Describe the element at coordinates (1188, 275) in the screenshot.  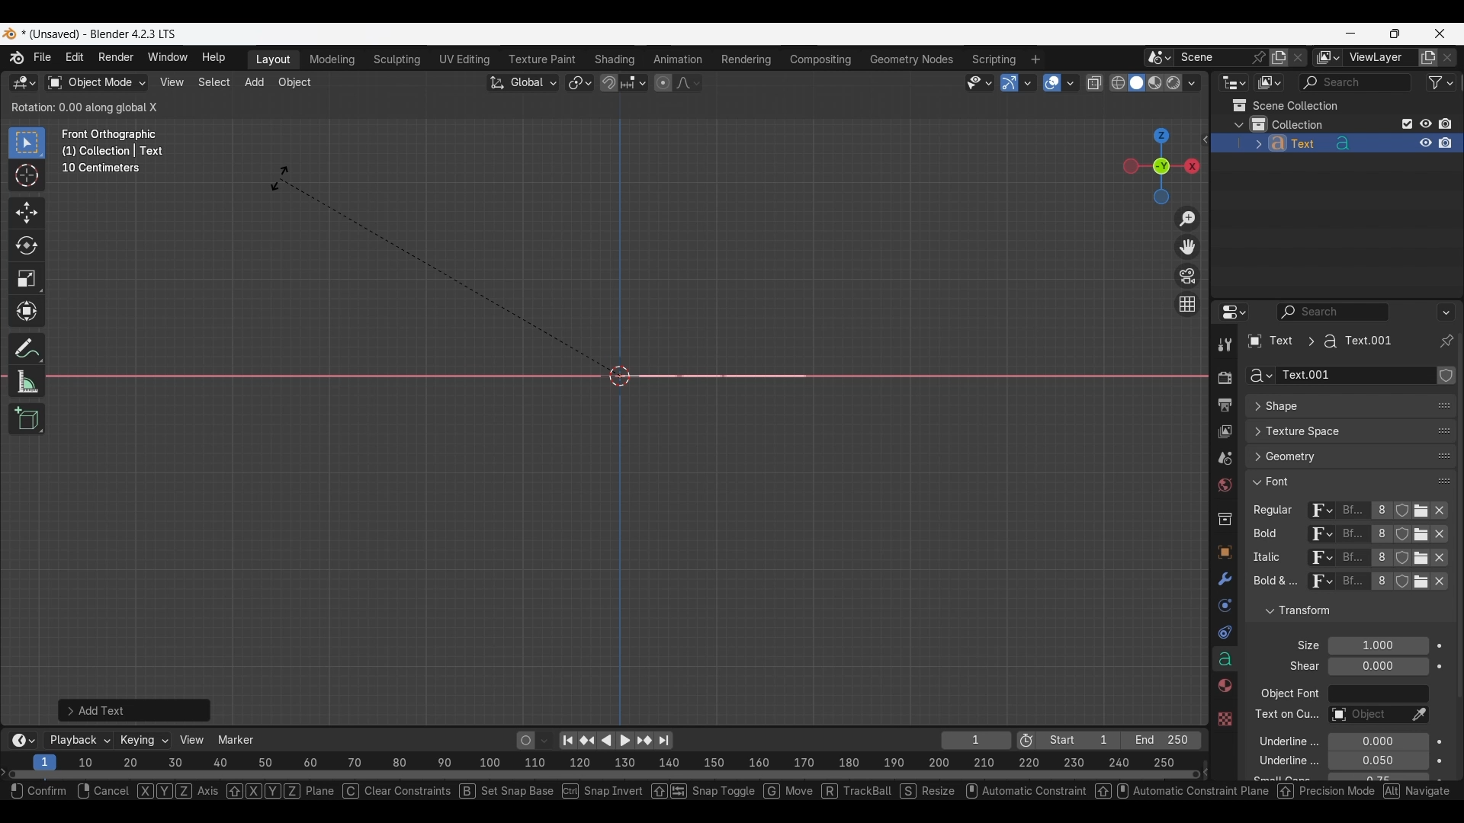
I see `Toggle camera view` at that location.